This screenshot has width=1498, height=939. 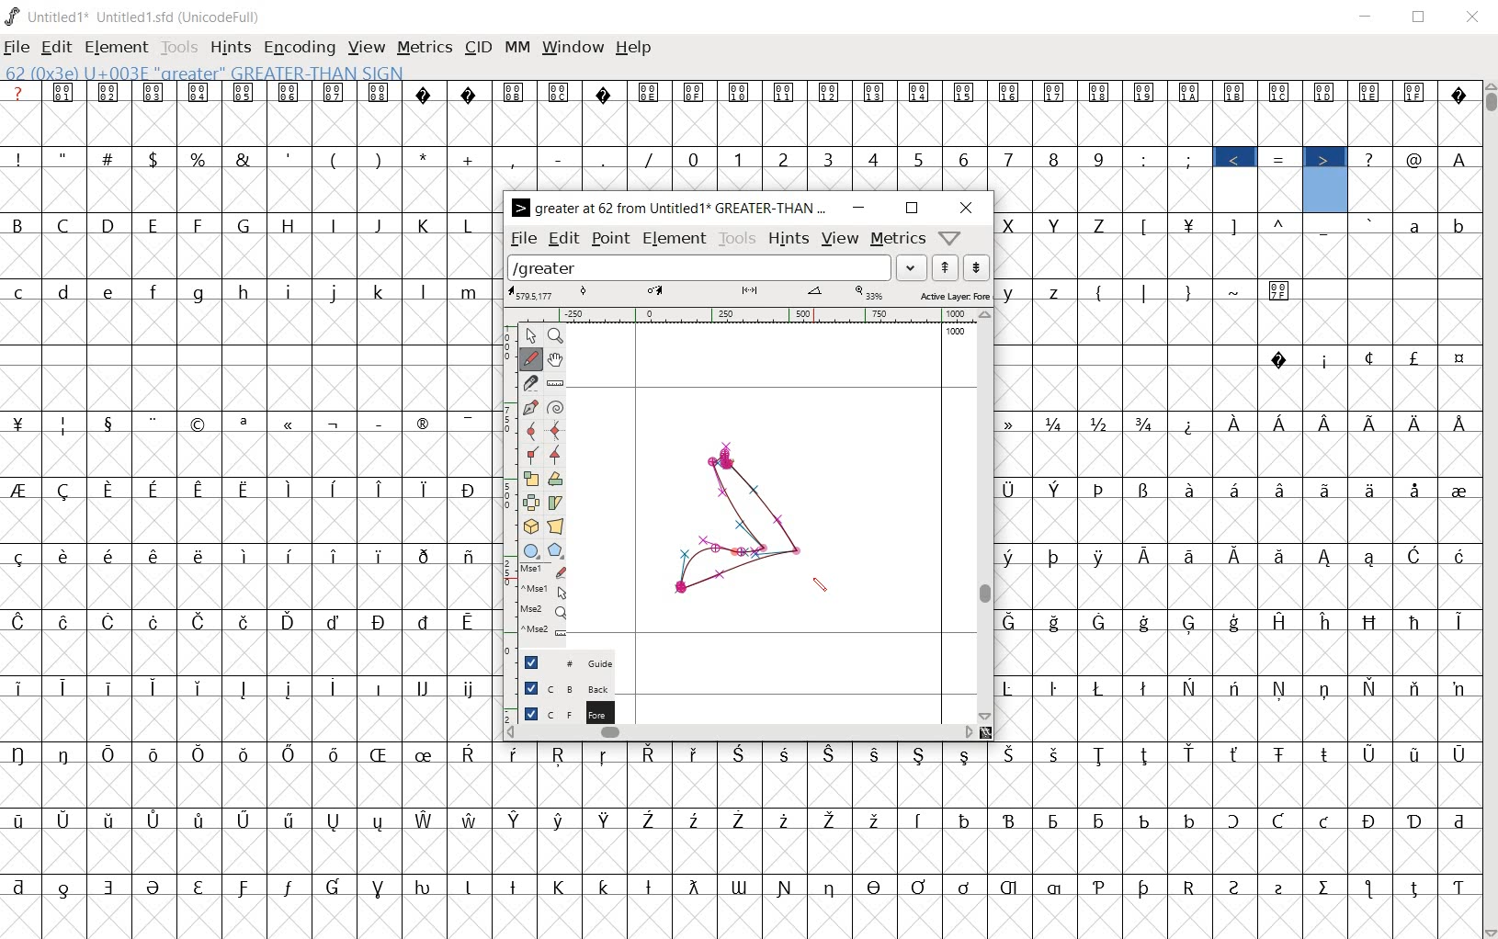 I want to click on foreground, so click(x=559, y=712).